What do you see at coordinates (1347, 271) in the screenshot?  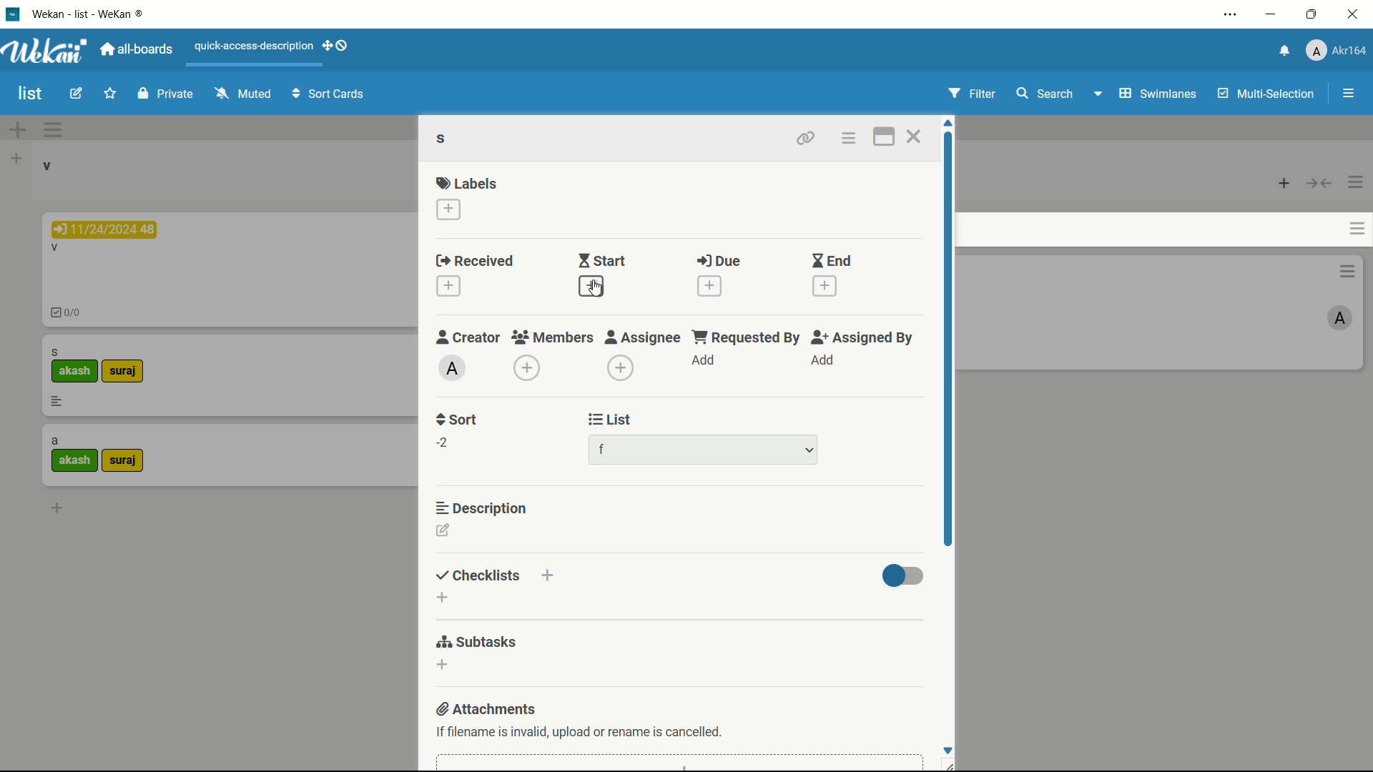 I see `card actions` at bounding box center [1347, 271].